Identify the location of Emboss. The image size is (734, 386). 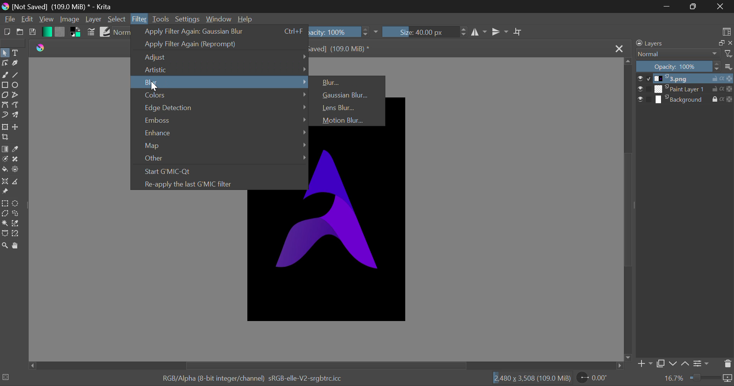
(221, 119).